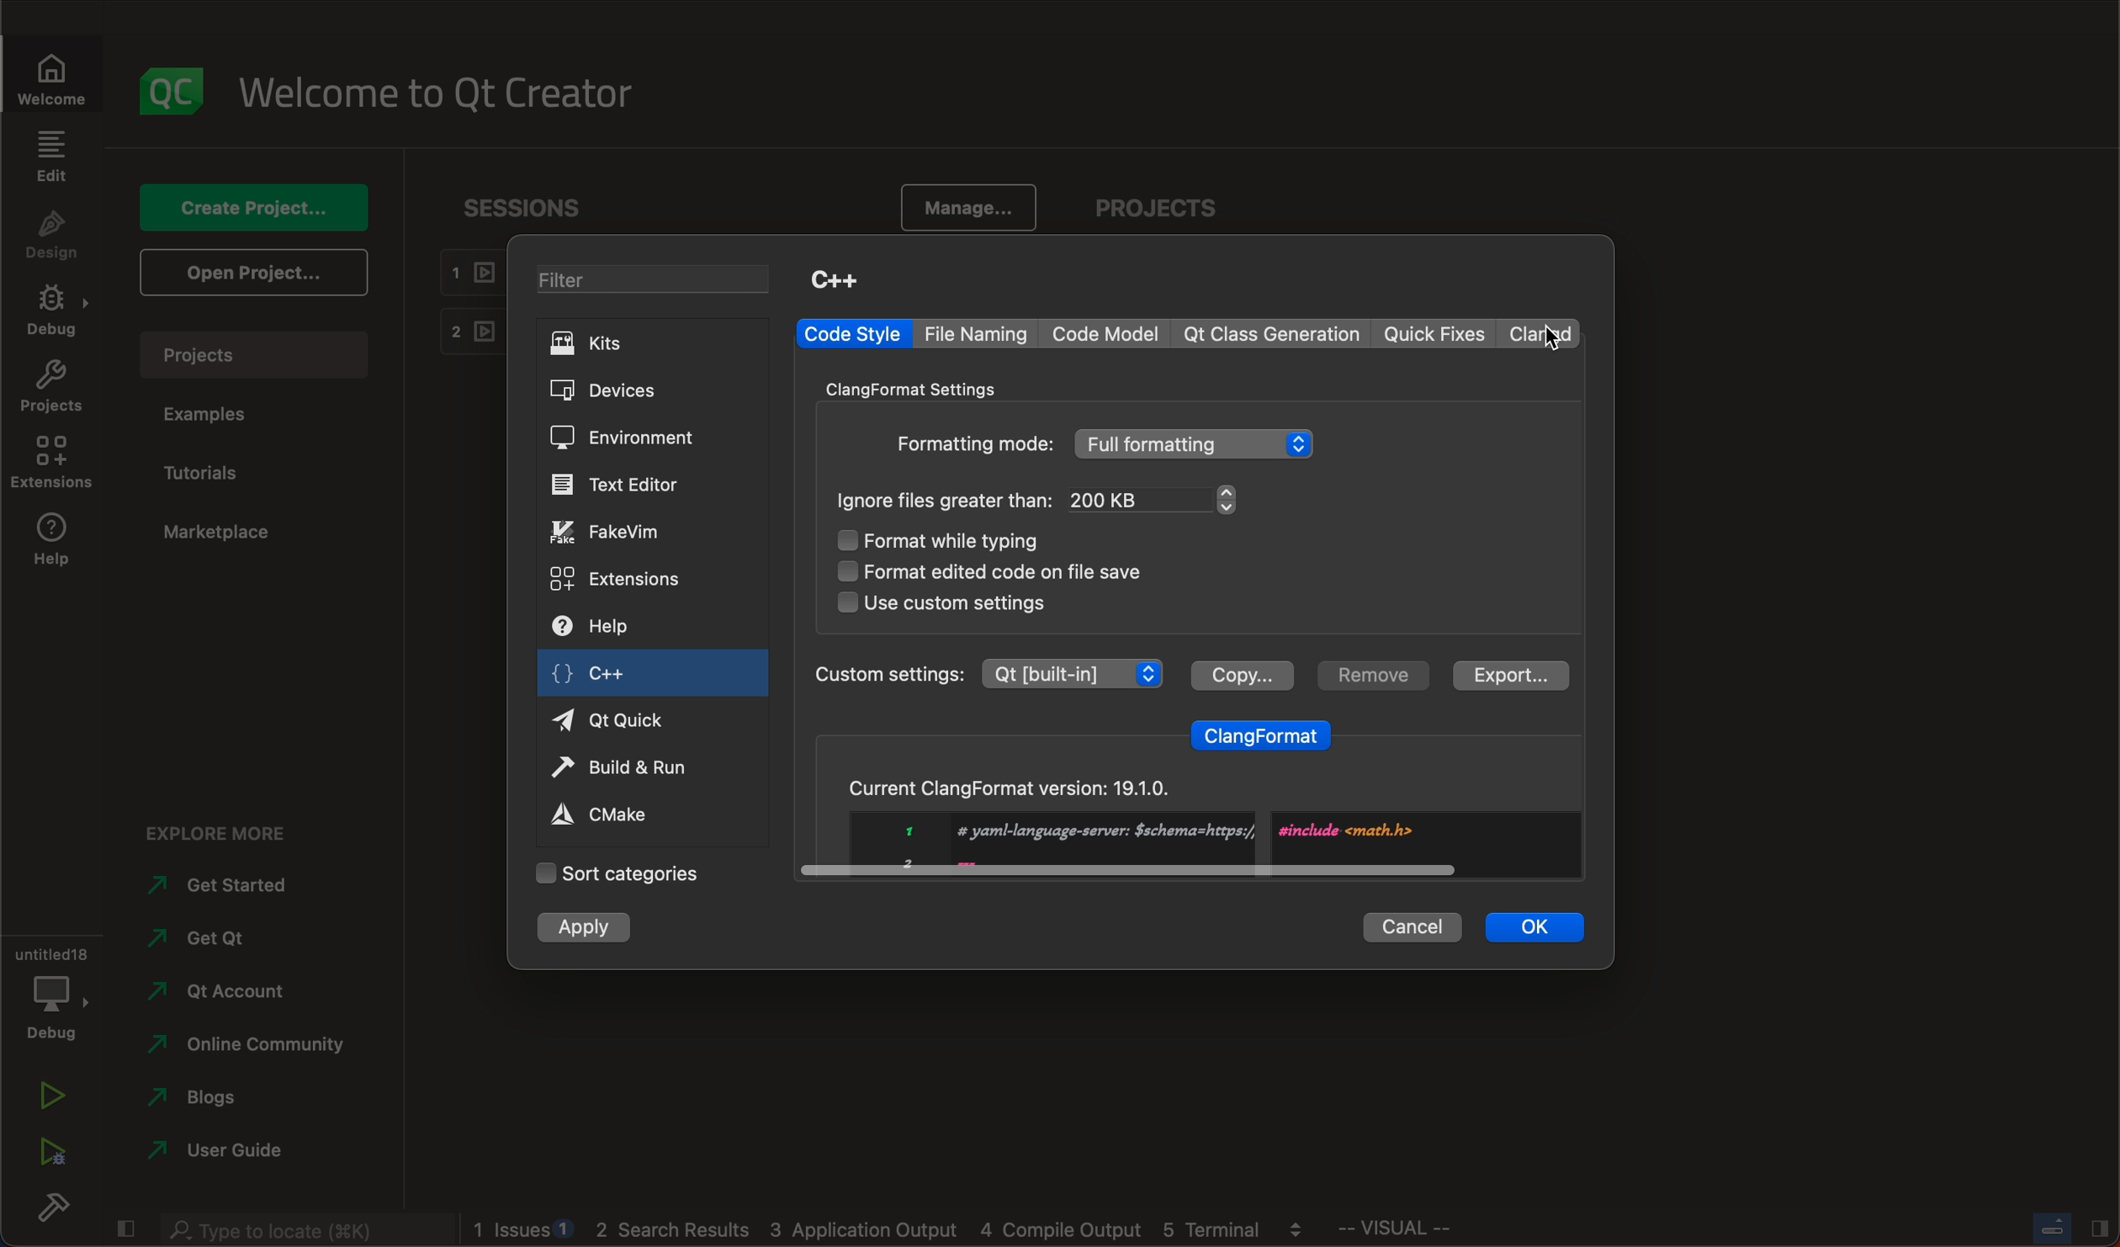 This screenshot has height=1247, width=2120. What do you see at coordinates (54, 389) in the screenshot?
I see `projects` at bounding box center [54, 389].